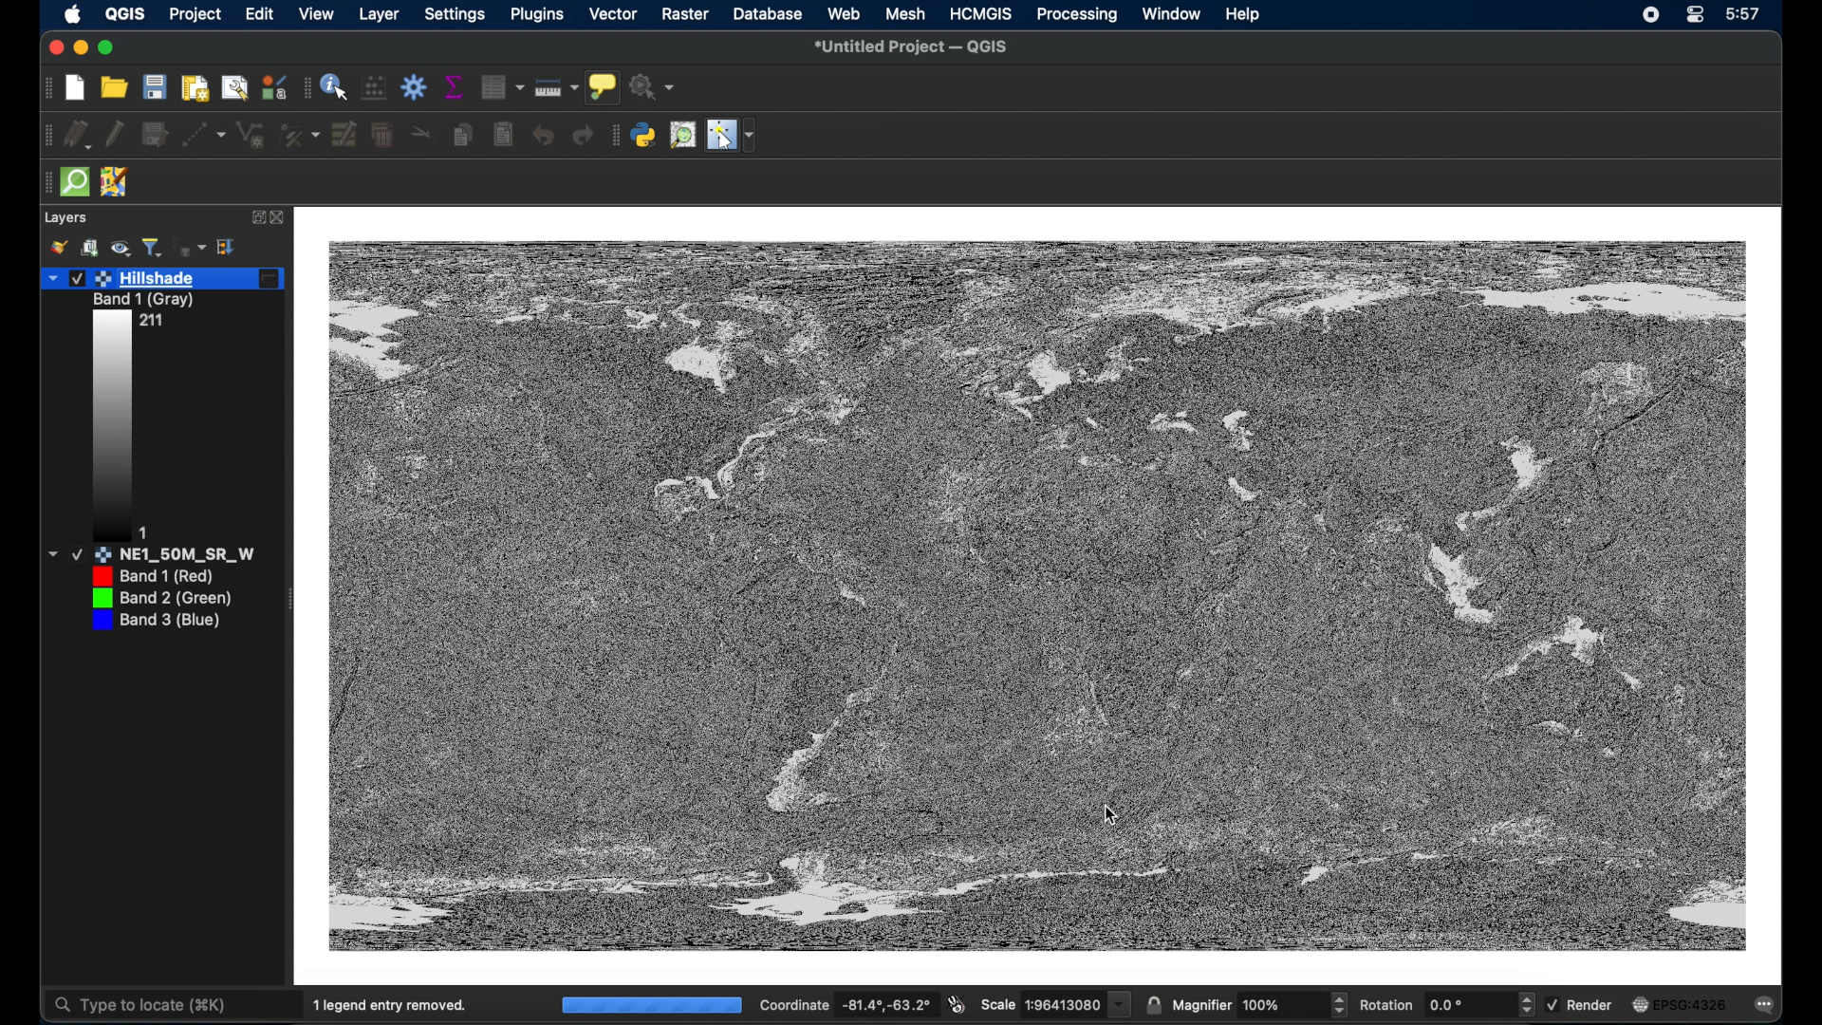 The width and height of the screenshot is (1822, 1025). What do you see at coordinates (74, 14) in the screenshot?
I see `apple icon` at bounding box center [74, 14].